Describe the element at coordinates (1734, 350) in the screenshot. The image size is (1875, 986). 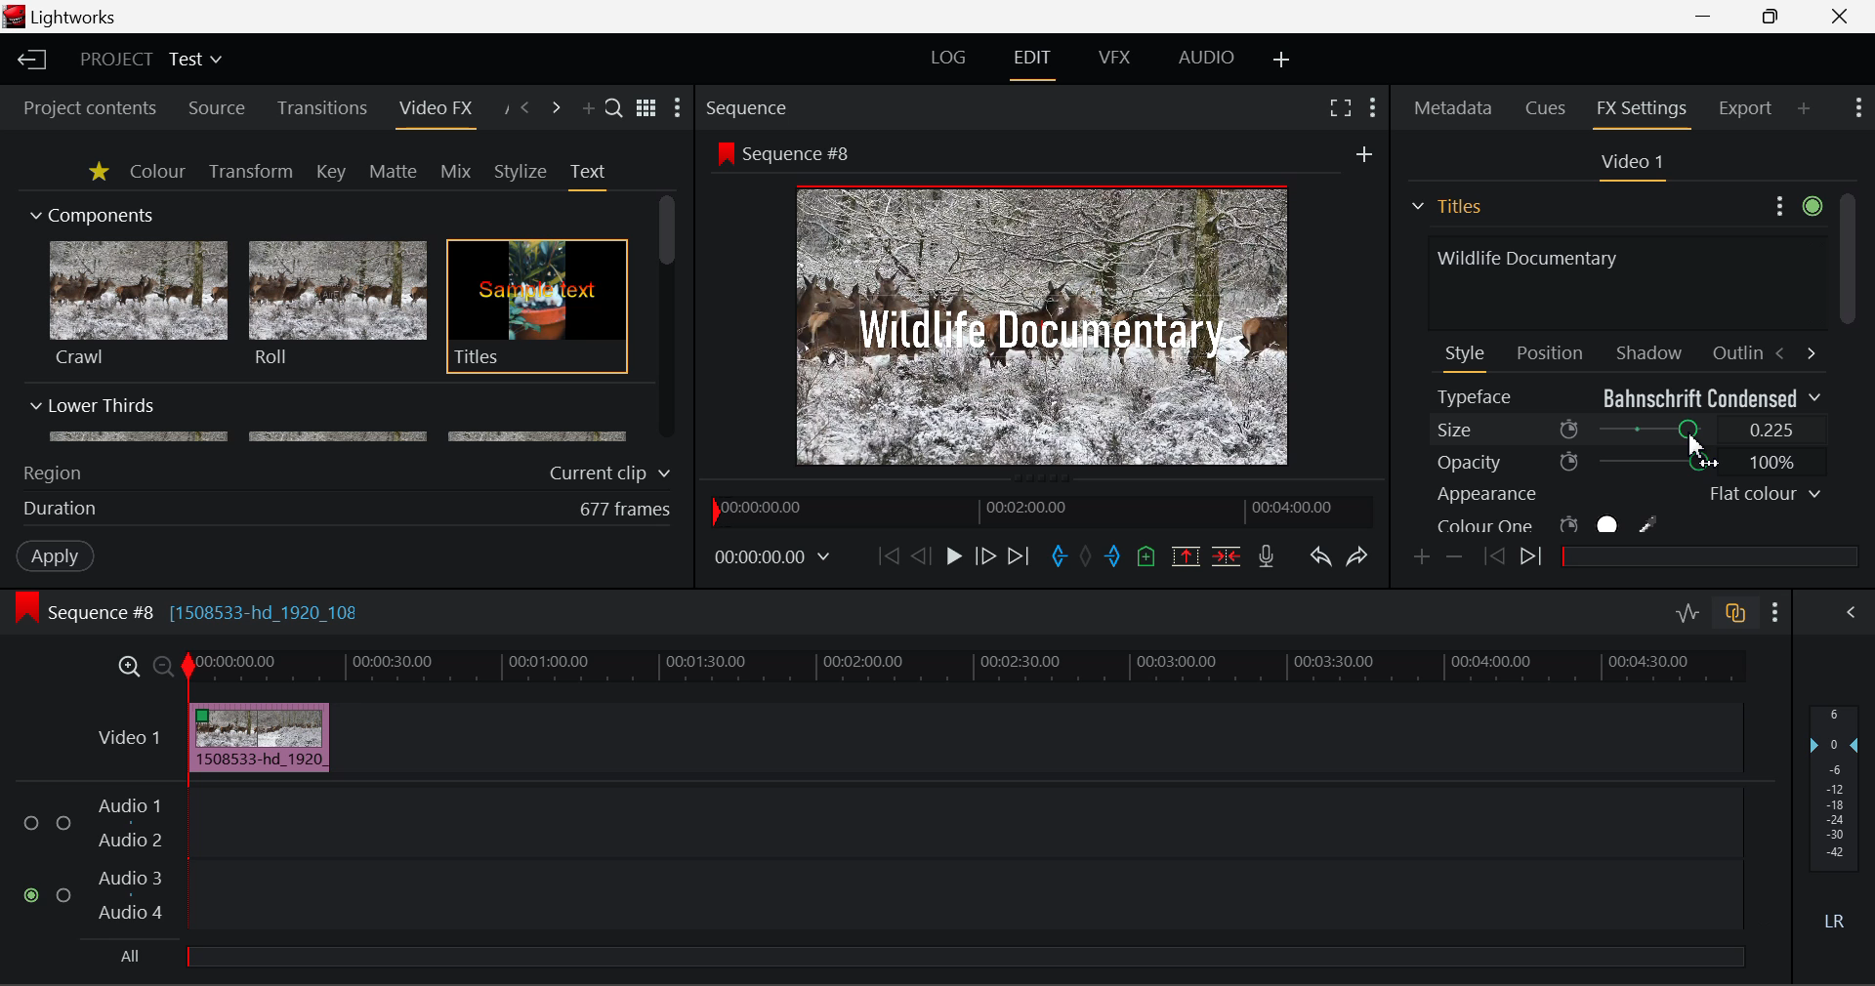
I see `Outline` at that location.